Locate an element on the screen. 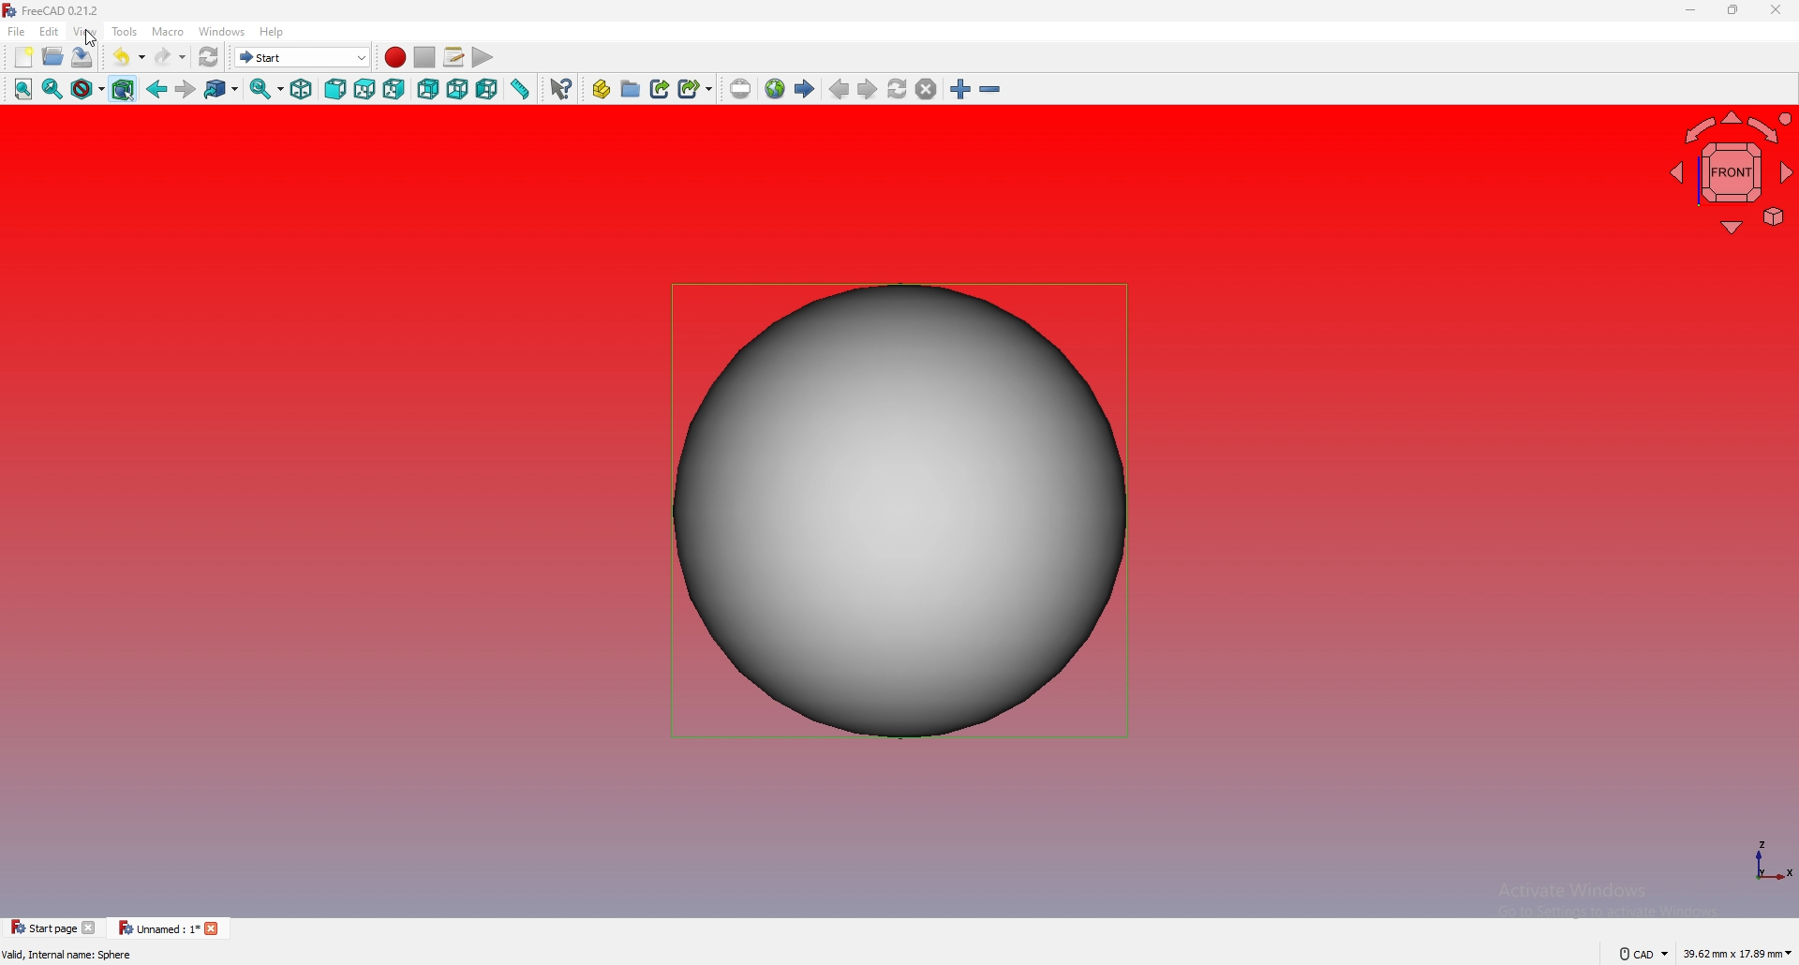 The width and height of the screenshot is (1799, 965). rear is located at coordinates (427, 88).